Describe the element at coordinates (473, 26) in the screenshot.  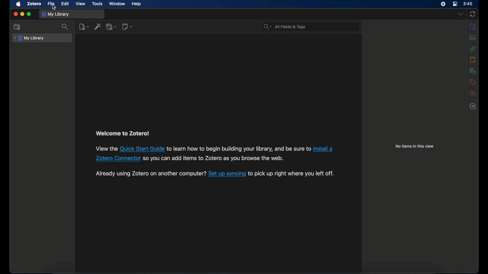
I see `info` at that location.